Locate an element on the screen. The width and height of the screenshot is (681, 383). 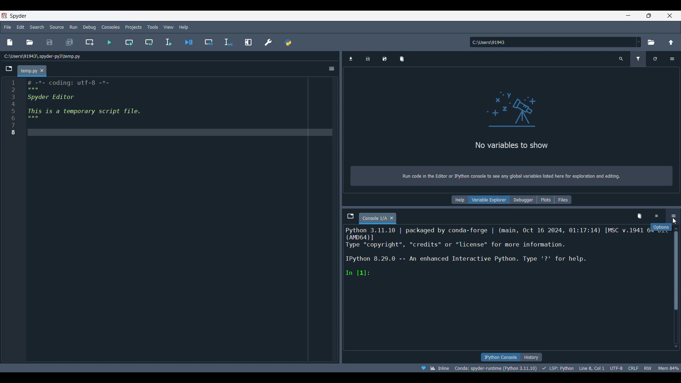
Browse tabs is located at coordinates (9, 68).